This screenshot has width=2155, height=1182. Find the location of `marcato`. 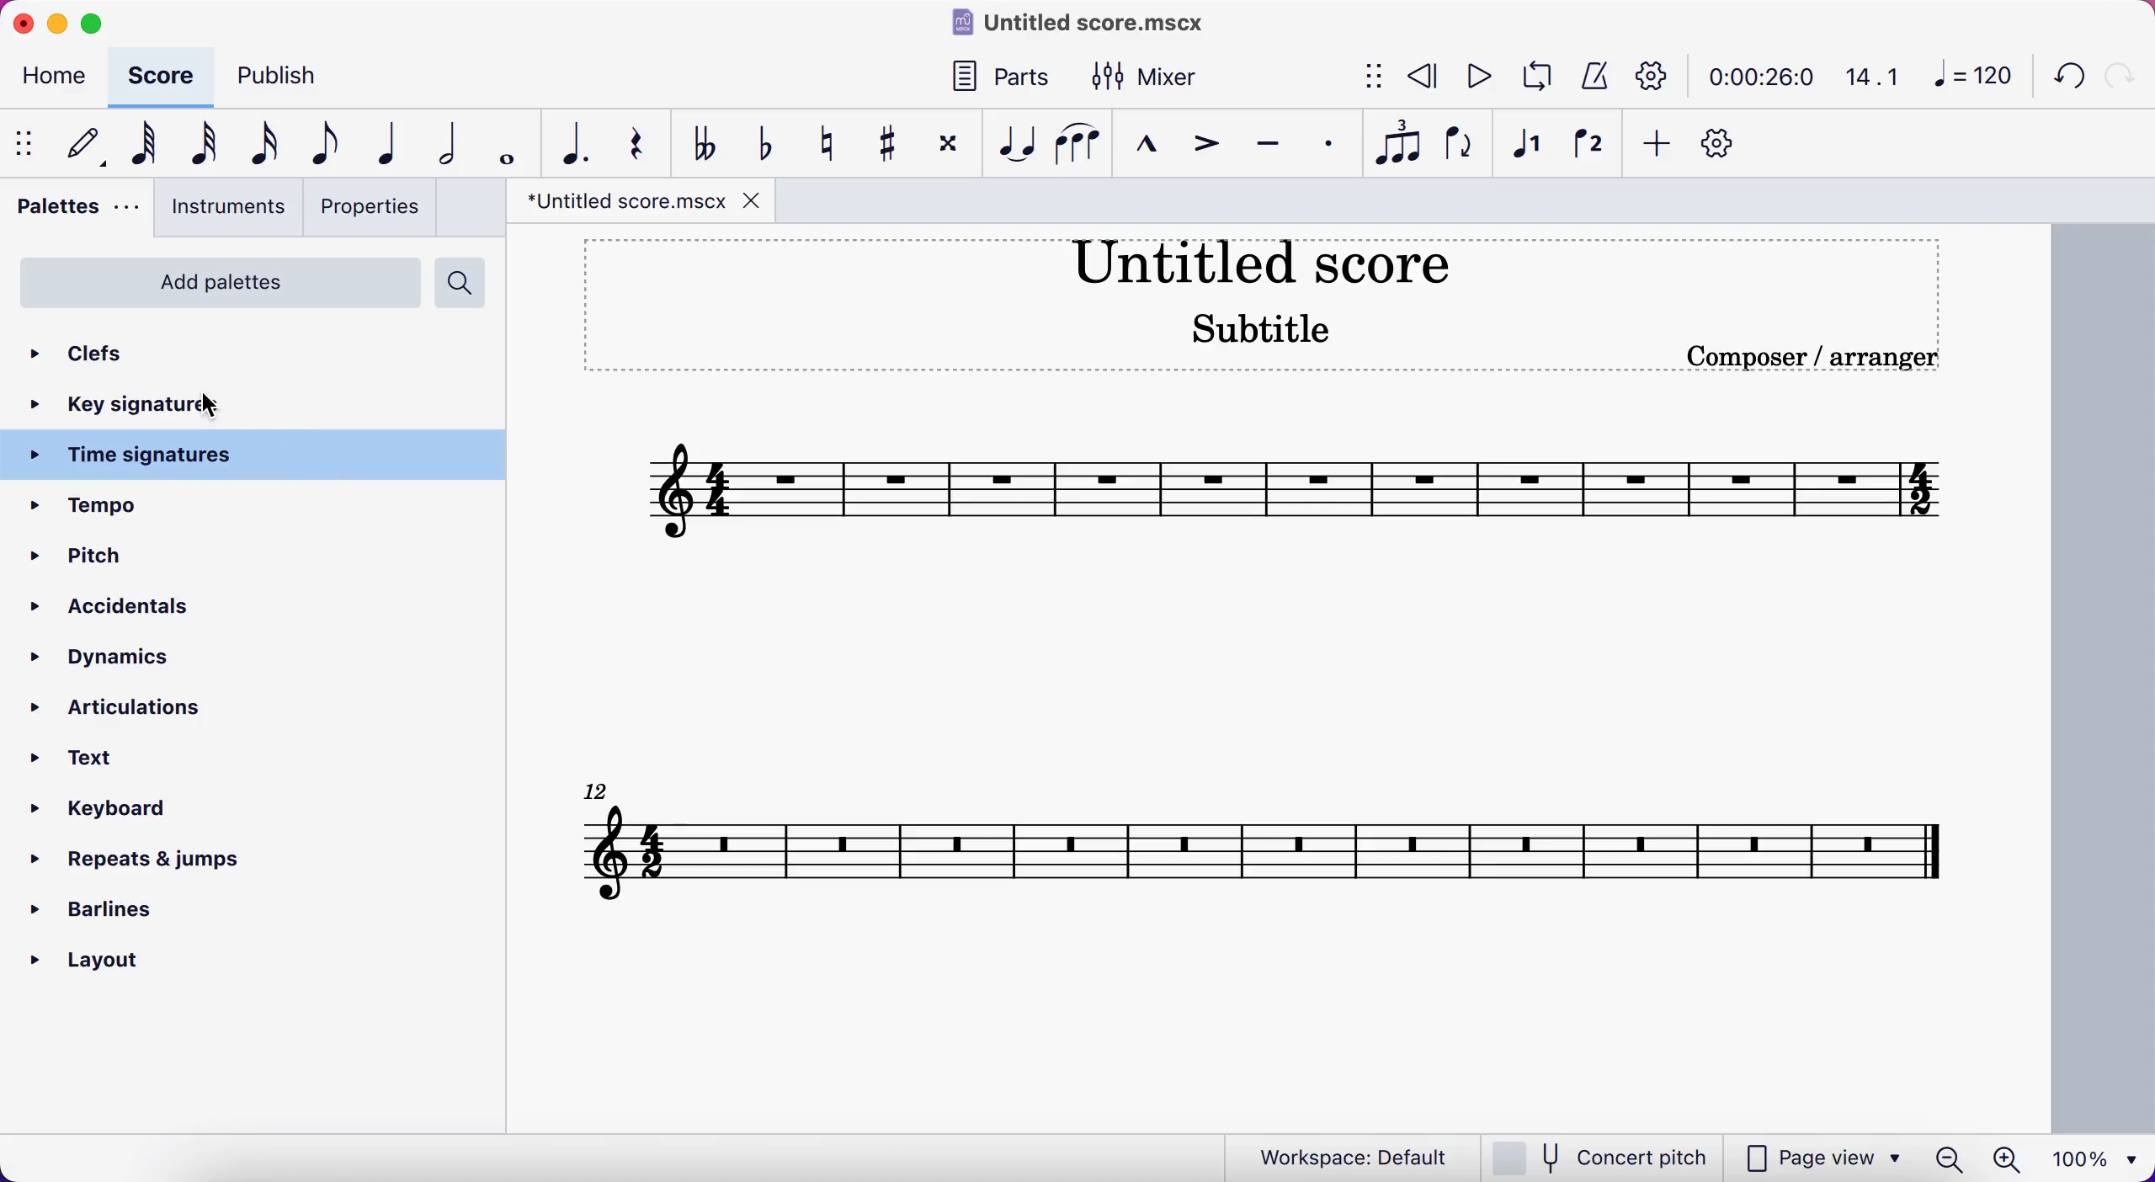

marcato is located at coordinates (1152, 152).